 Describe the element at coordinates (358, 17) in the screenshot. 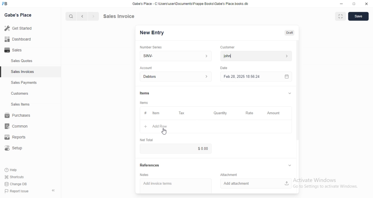

I see `Save` at that location.